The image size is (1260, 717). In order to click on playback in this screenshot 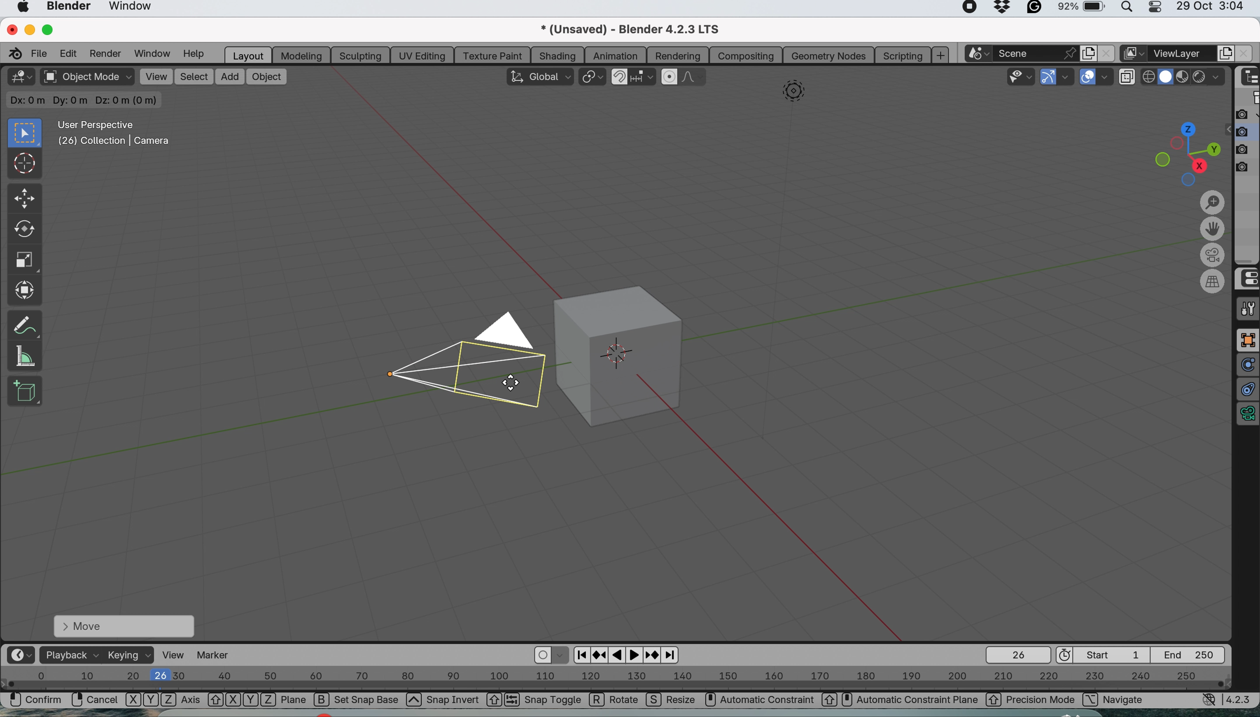, I will do `click(69, 654)`.